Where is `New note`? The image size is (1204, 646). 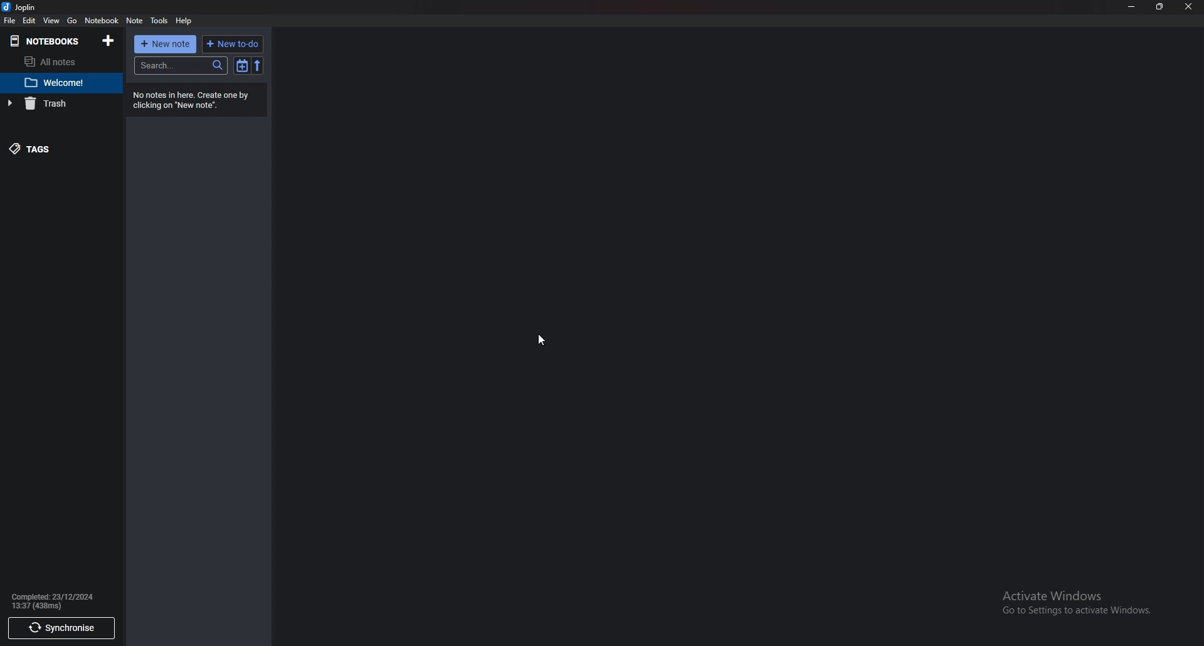
New note is located at coordinates (167, 45).